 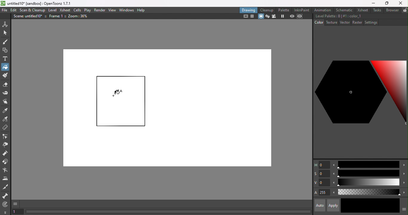 I want to click on Increase, so click(x=404, y=173).